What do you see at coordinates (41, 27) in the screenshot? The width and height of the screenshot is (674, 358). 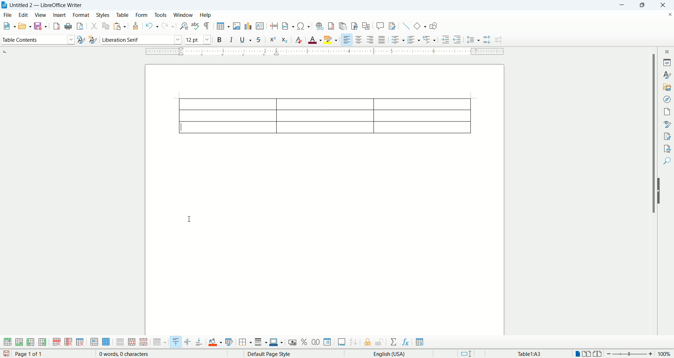 I see `save` at bounding box center [41, 27].